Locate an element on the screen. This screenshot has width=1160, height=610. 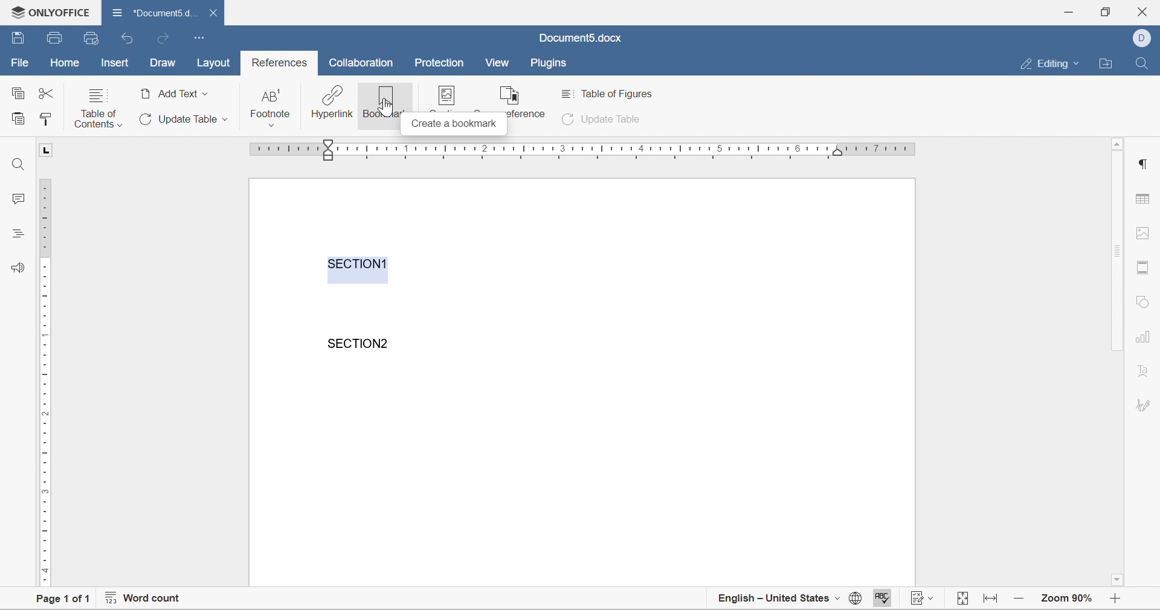
find is located at coordinates (1141, 62).